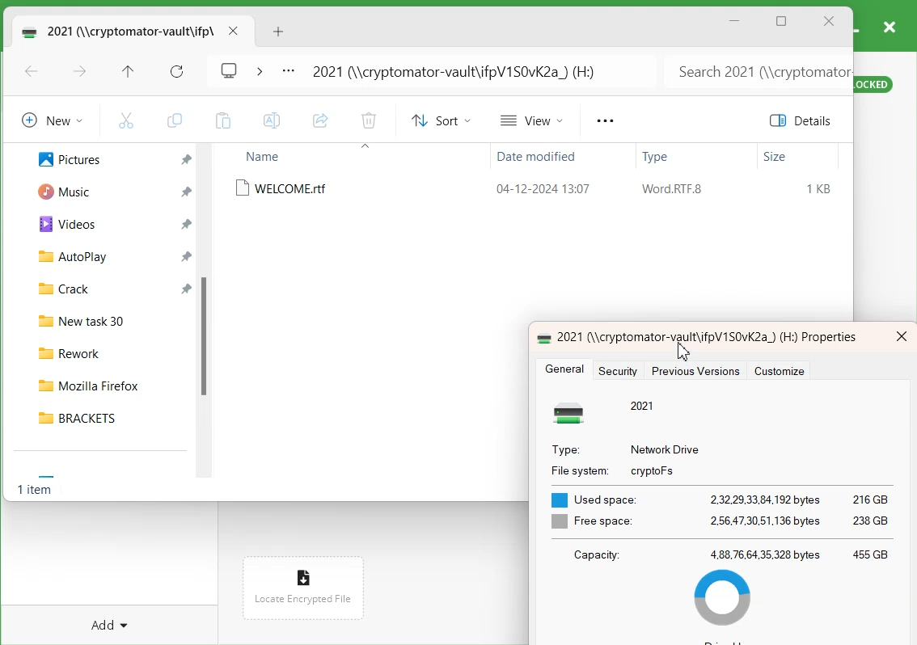 The width and height of the screenshot is (917, 645). What do you see at coordinates (37, 491) in the screenshot?
I see `Text` at bounding box center [37, 491].